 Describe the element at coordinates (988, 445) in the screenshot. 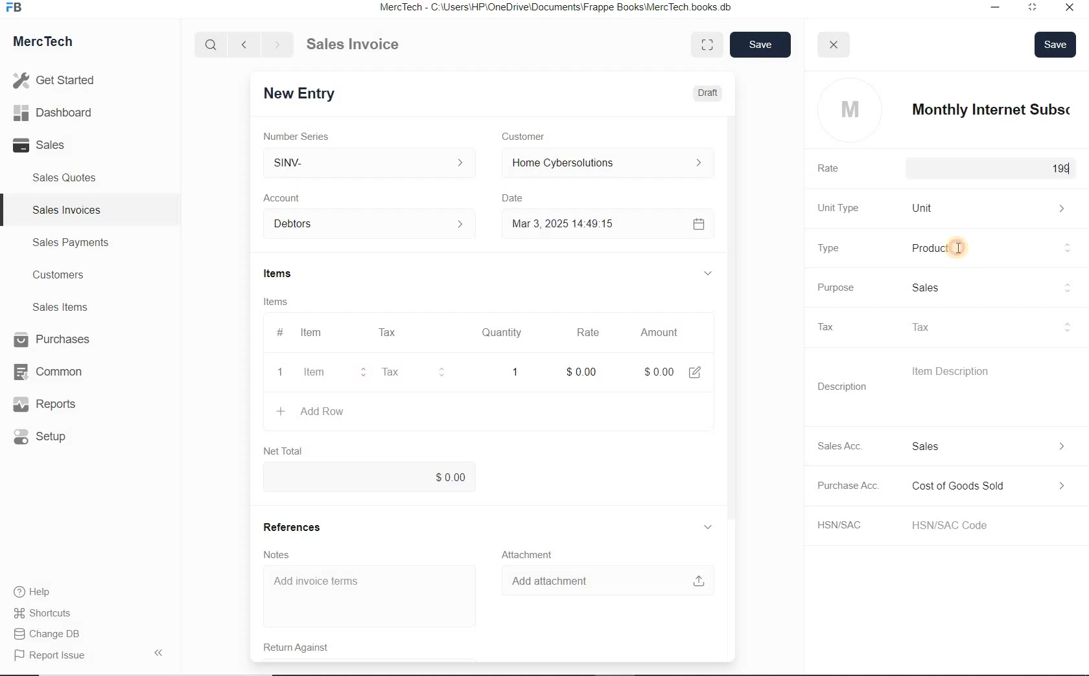

I see `Income` at that location.